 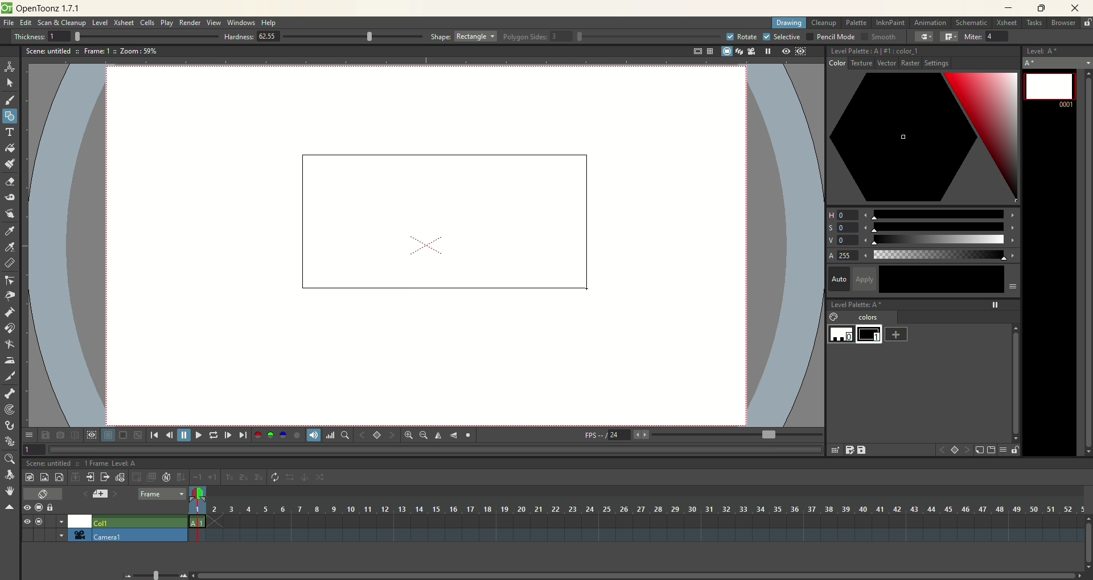 I want to click on increase steo, so click(x=214, y=477).